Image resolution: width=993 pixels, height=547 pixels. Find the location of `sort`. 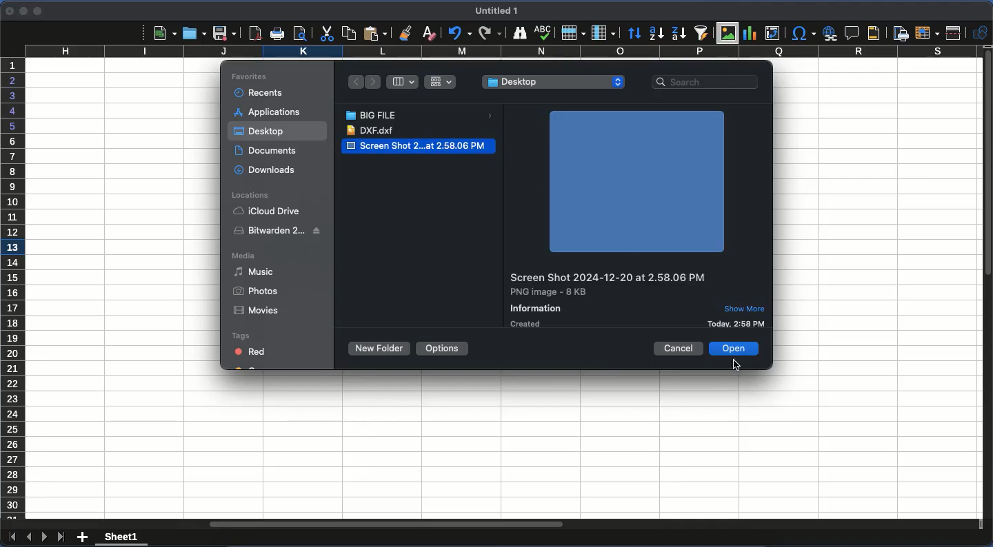

sort is located at coordinates (634, 35).